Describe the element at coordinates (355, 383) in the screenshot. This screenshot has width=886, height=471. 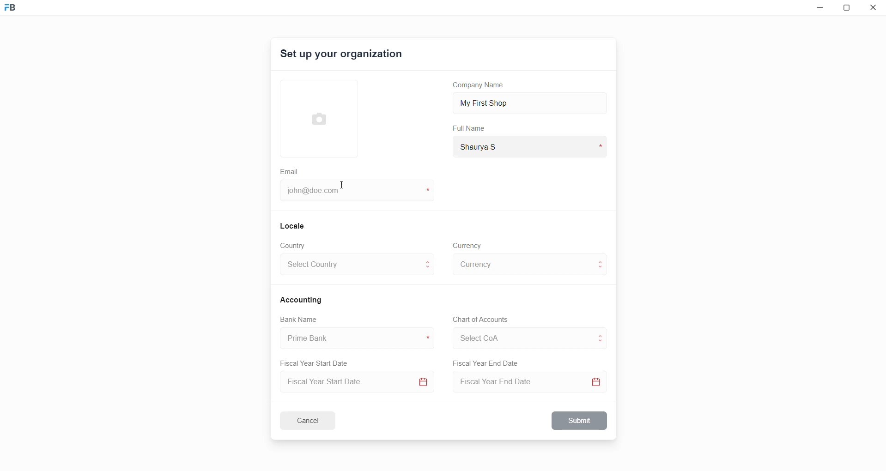
I see `select fiscal year start date` at that location.